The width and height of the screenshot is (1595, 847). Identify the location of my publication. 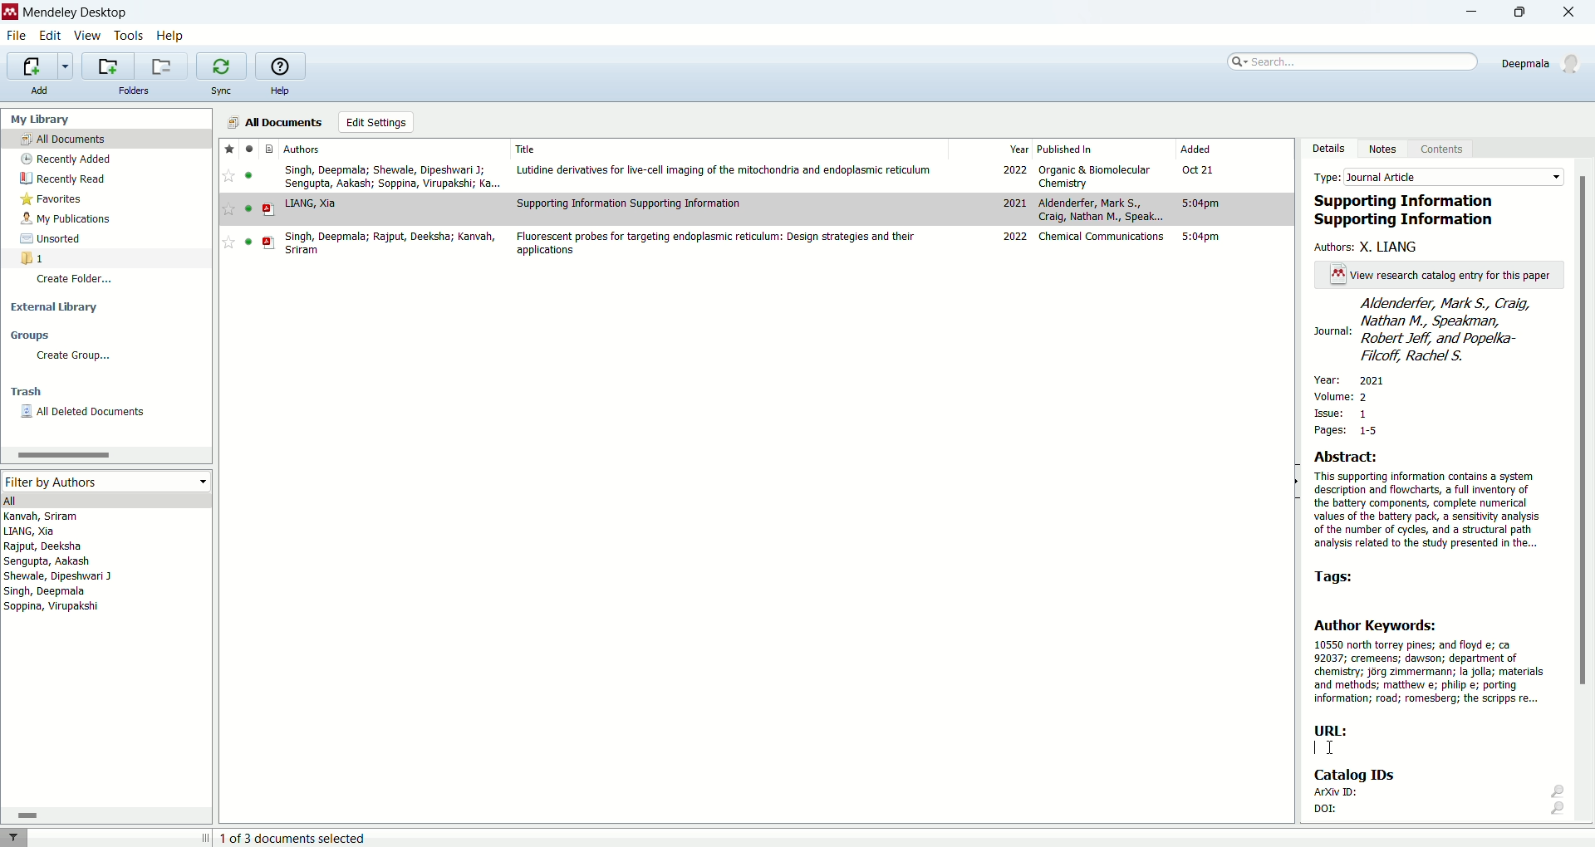
(67, 218).